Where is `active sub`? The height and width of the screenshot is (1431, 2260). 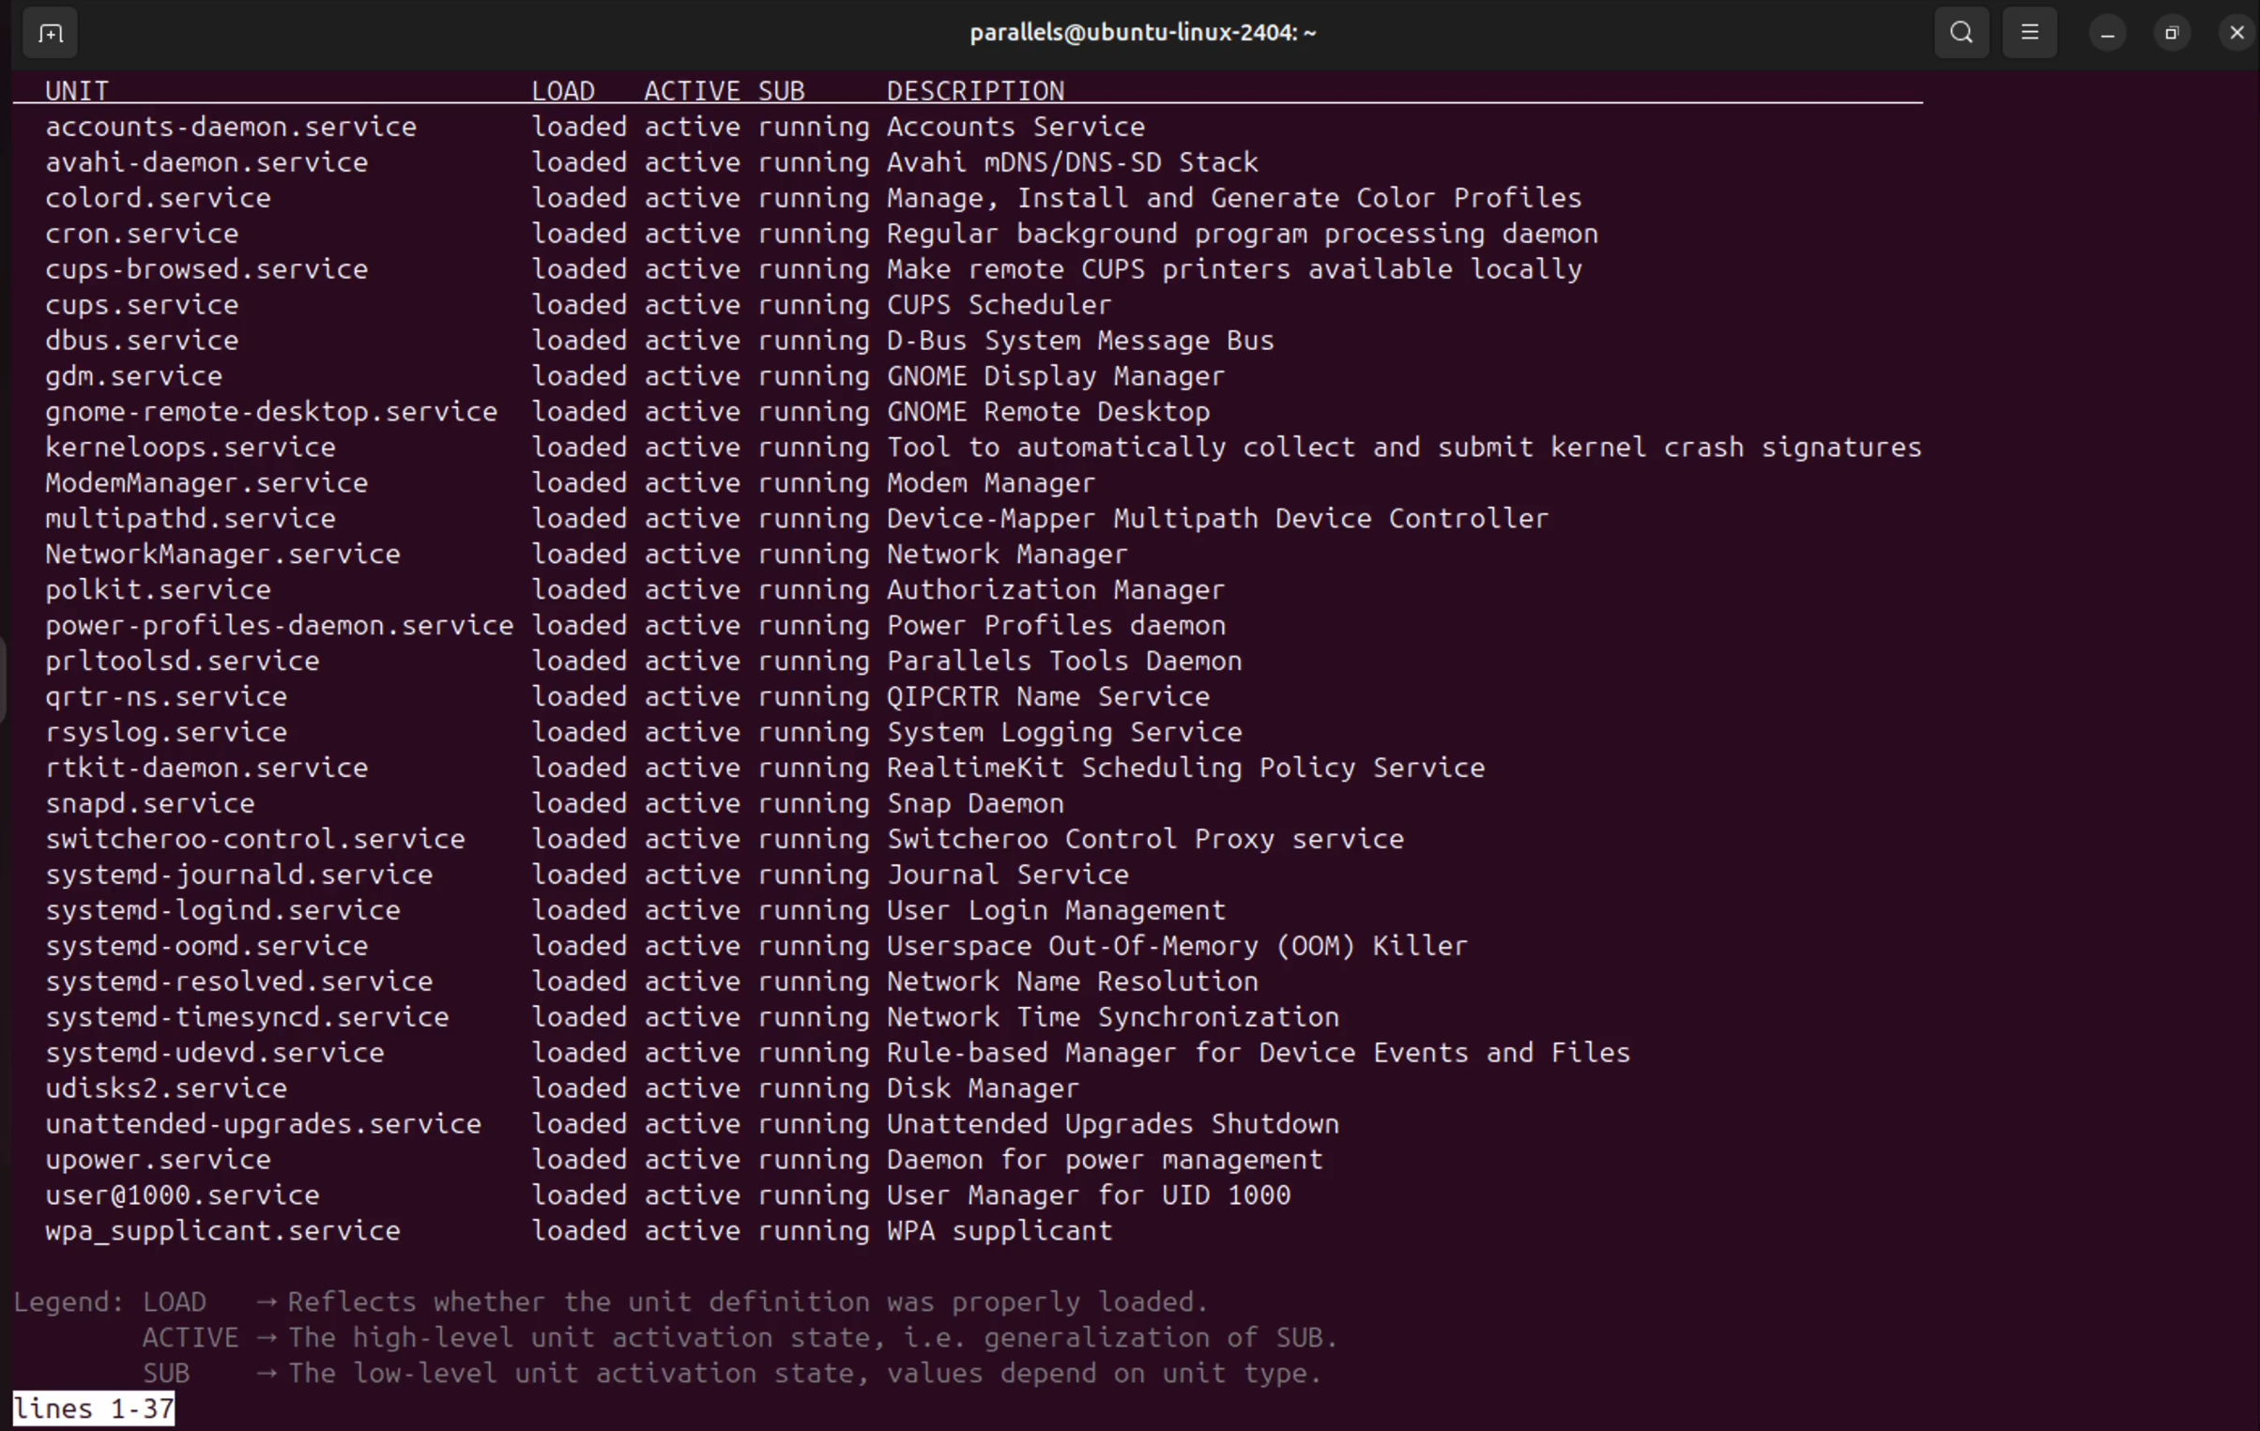
active sub is located at coordinates (734, 87).